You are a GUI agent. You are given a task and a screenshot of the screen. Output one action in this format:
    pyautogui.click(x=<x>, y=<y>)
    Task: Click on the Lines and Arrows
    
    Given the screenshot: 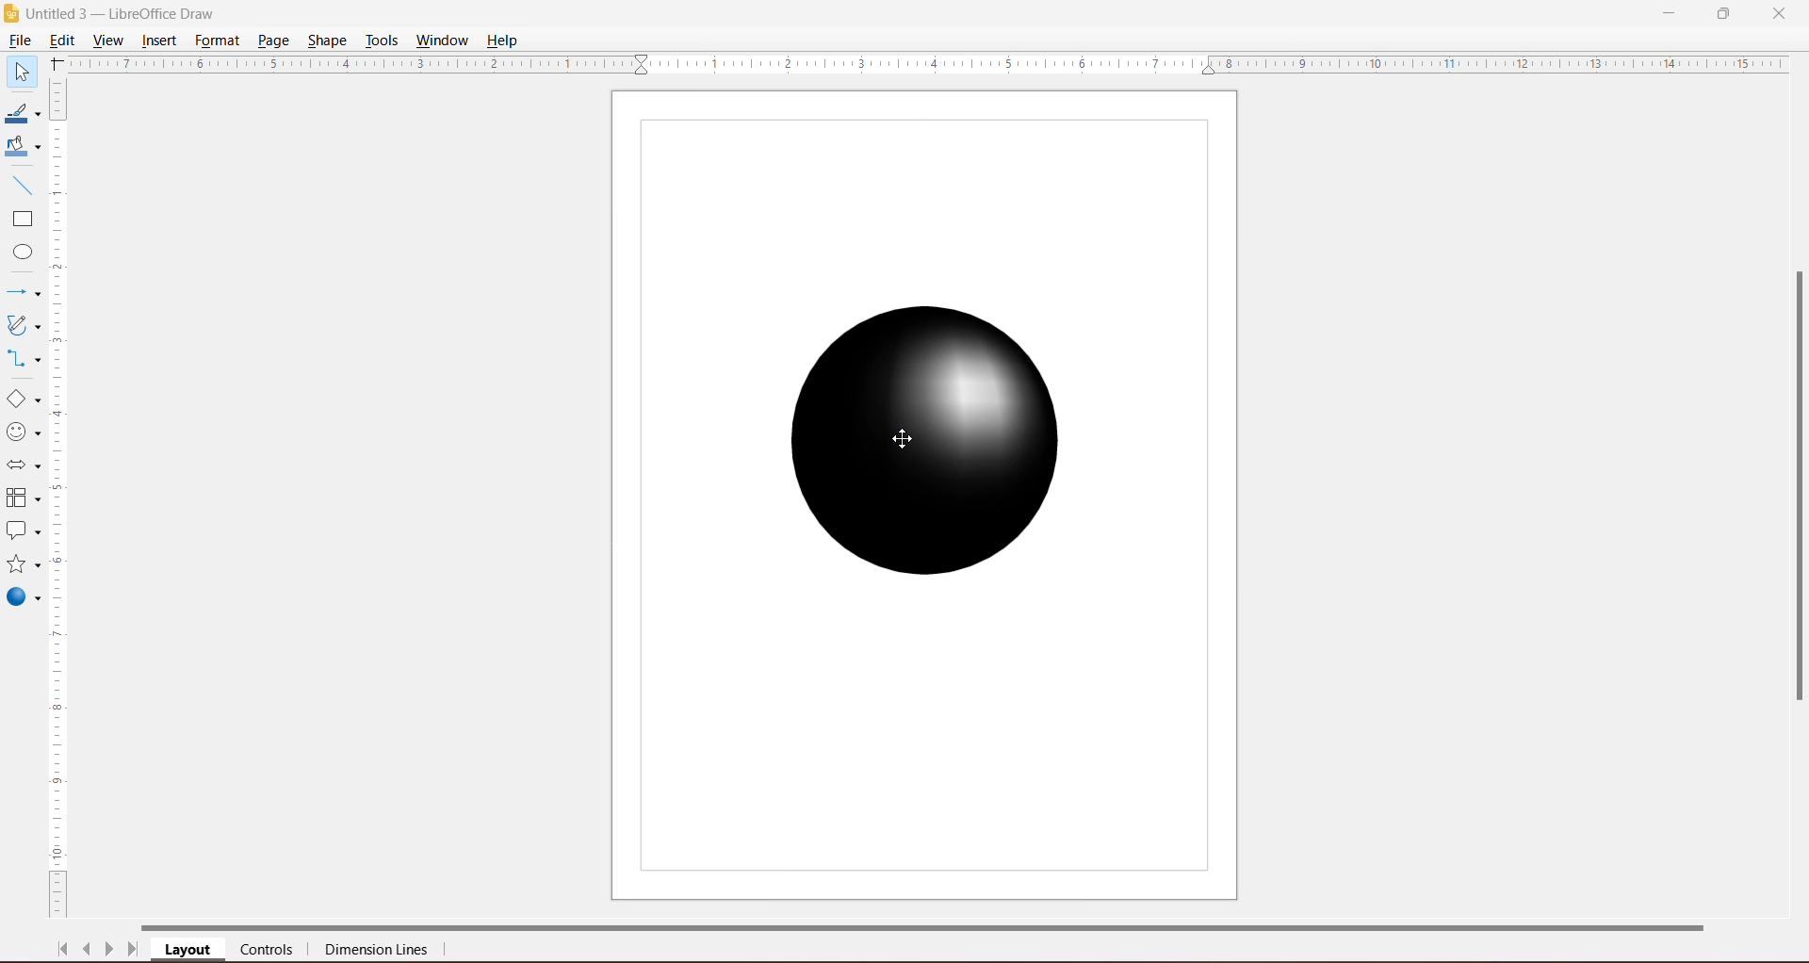 What is the action you would take?
    pyautogui.click(x=22, y=294)
    